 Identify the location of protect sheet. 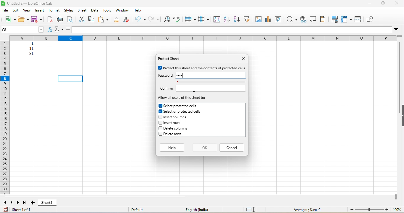
(171, 59).